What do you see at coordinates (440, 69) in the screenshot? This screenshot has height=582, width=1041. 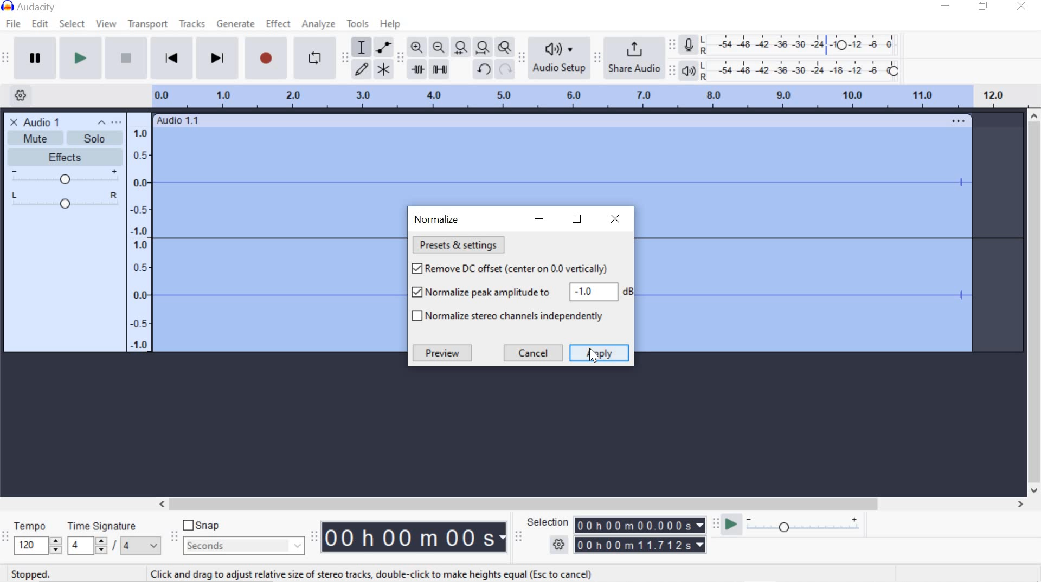 I see `Silence audio selection` at bounding box center [440, 69].